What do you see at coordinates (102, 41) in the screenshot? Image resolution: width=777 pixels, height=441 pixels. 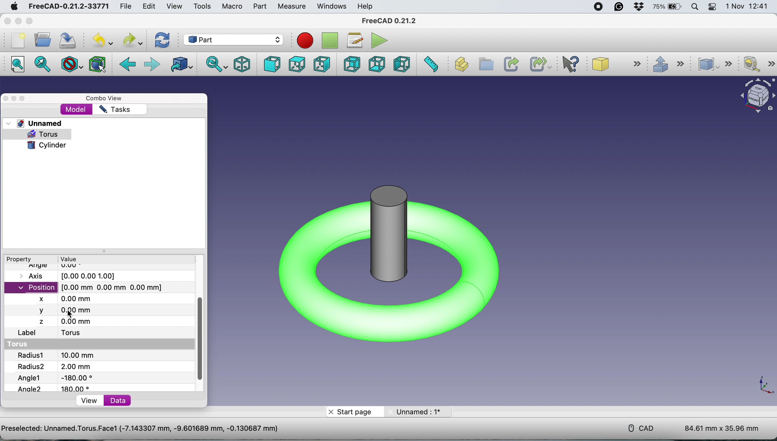 I see `undo` at bounding box center [102, 41].